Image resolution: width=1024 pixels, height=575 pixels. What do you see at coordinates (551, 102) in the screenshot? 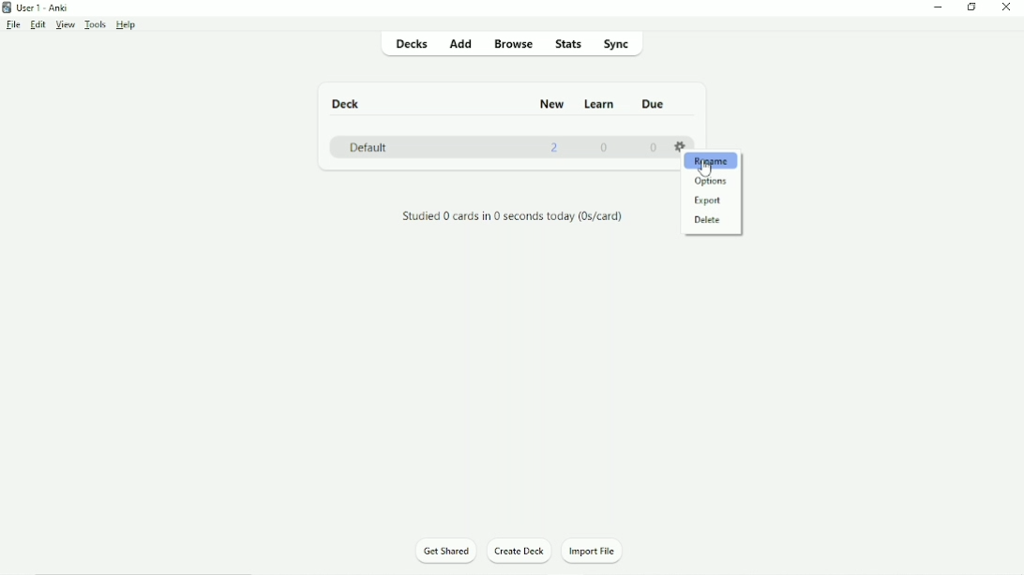
I see `New` at bounding box center [551, 102].